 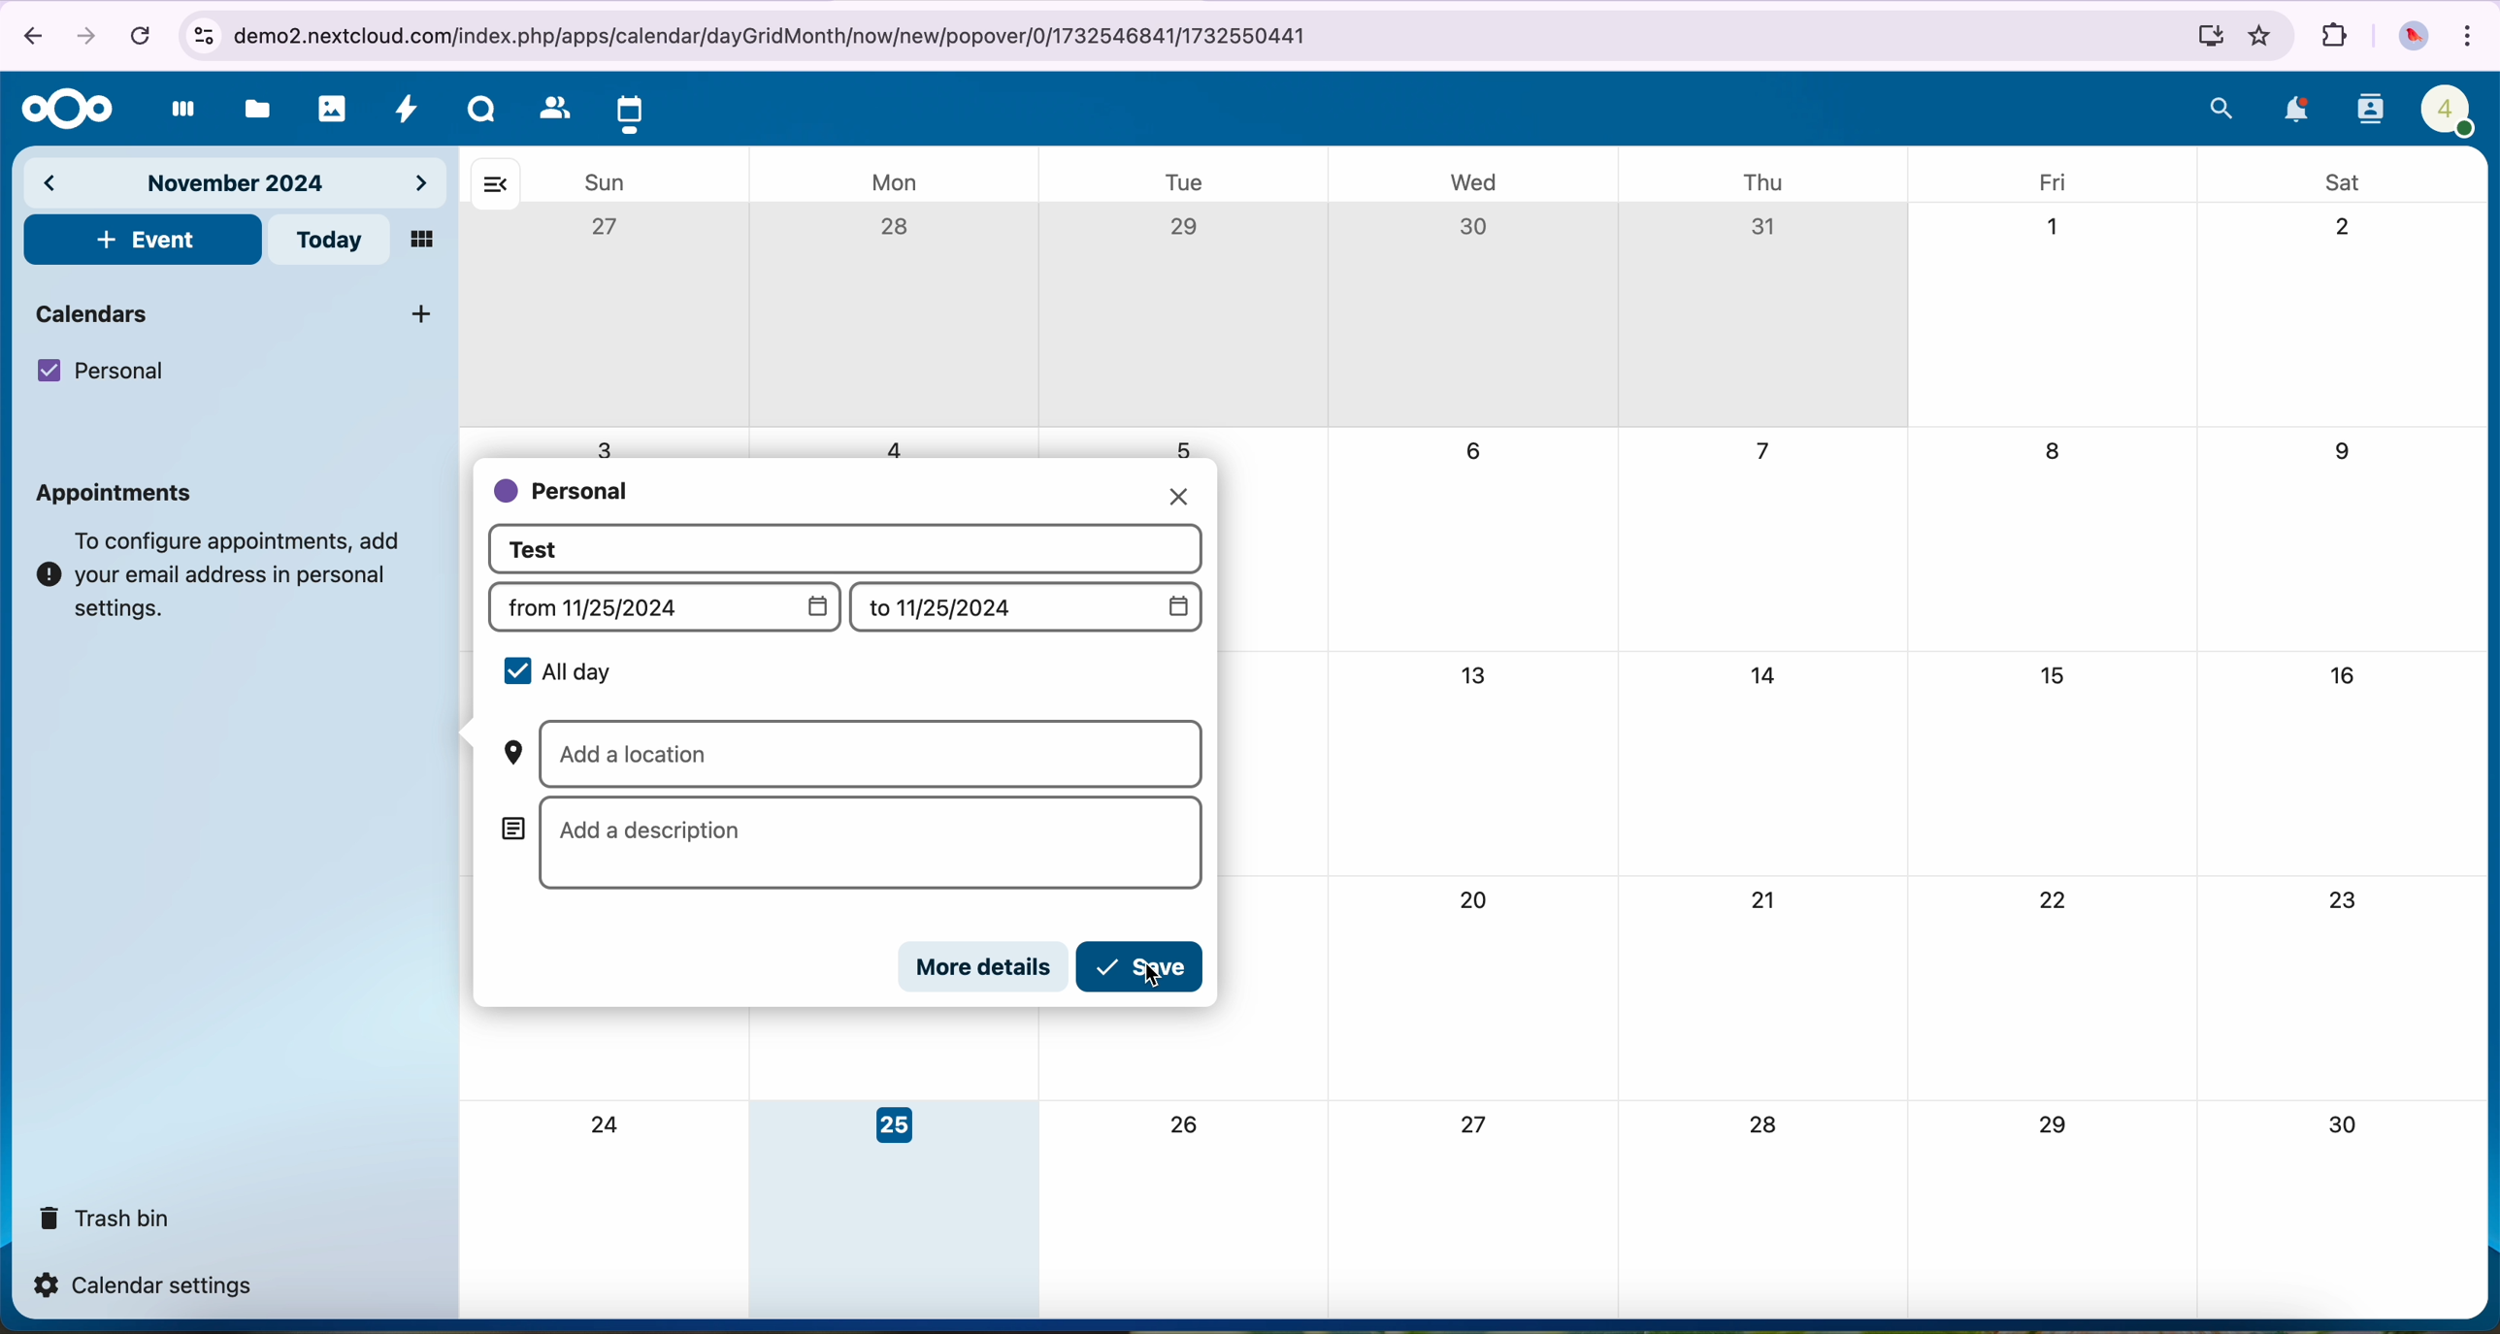 What do you see at coordinates (2053, 899) in the screenshot?
I see `22` at bounding box center [2053, 899].